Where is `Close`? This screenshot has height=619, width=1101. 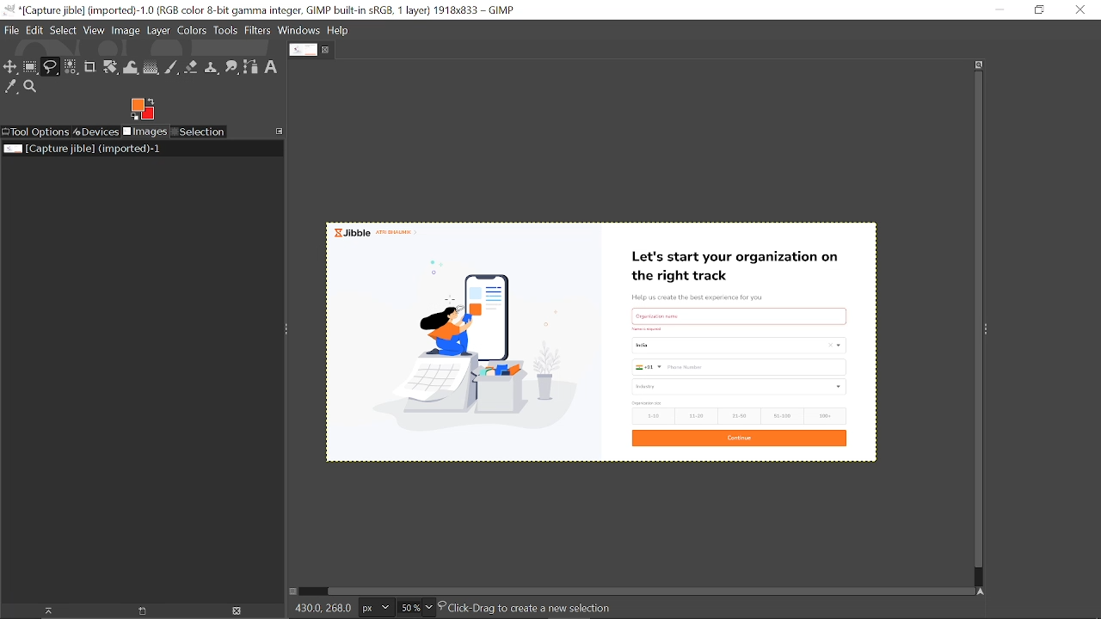
Close is located at coordinates (1080, 9).